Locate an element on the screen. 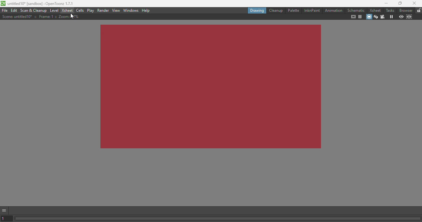 The width and height of the screenshot is (422, 222). Cells is located at coordinates (80, 10).